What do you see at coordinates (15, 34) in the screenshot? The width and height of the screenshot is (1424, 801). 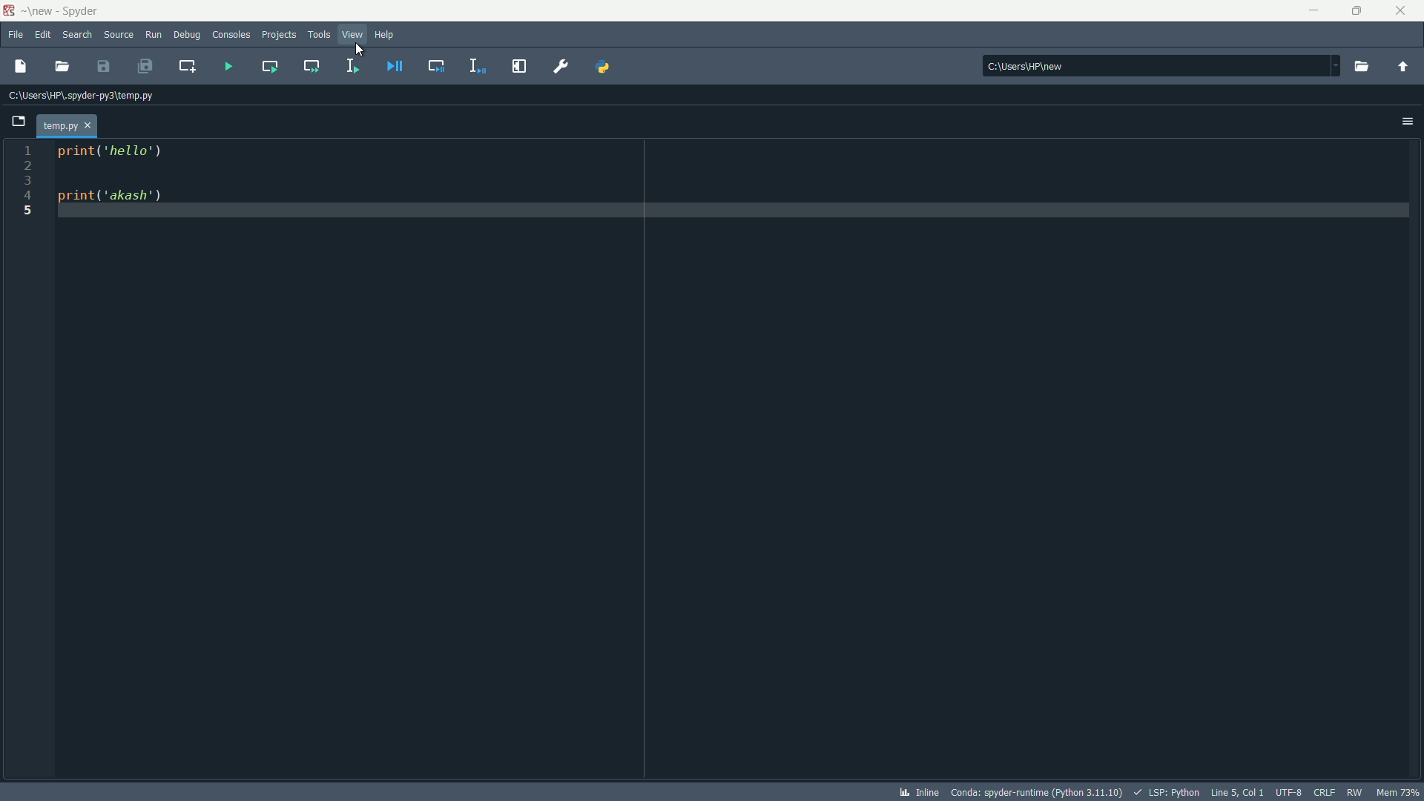 I see `file menu` at bounding box center [15, 34].